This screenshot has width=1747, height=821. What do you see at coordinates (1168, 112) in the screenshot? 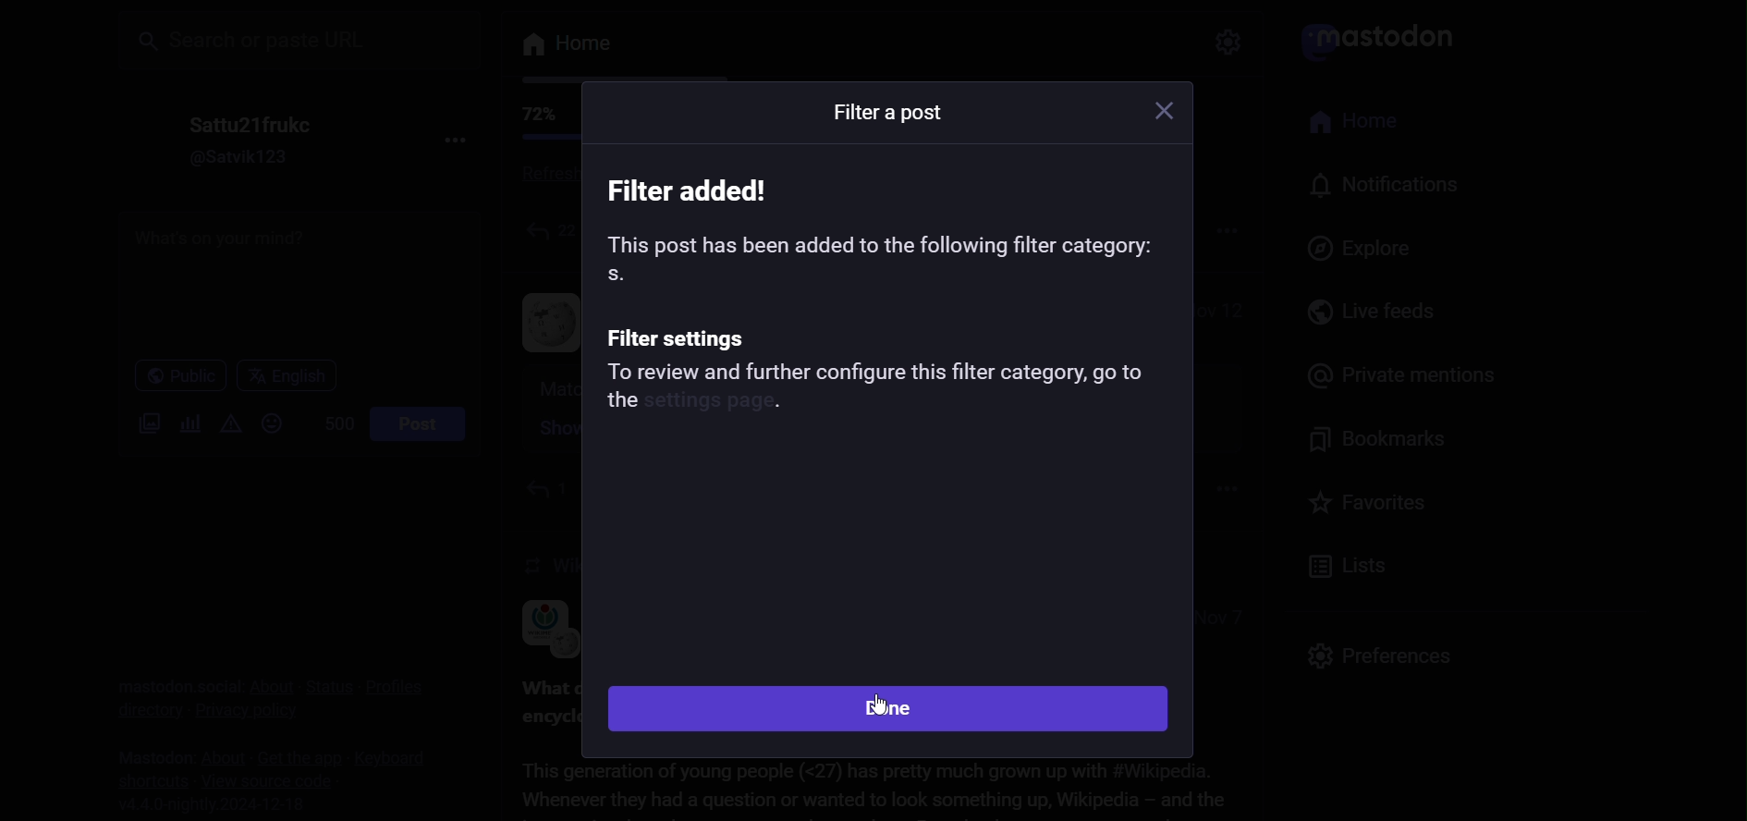
I see `close` at bounding box center [1168, 112].